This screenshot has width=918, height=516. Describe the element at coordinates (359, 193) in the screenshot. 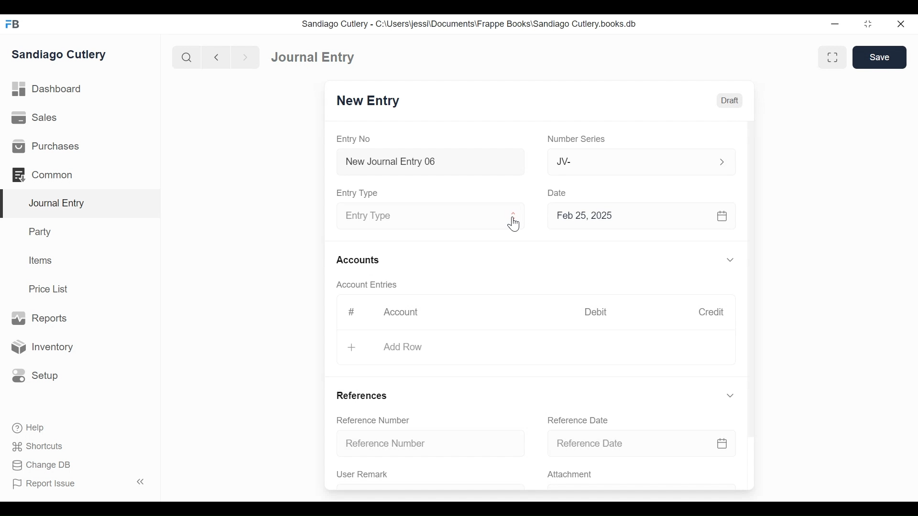

I see `Entry Type` at that location.